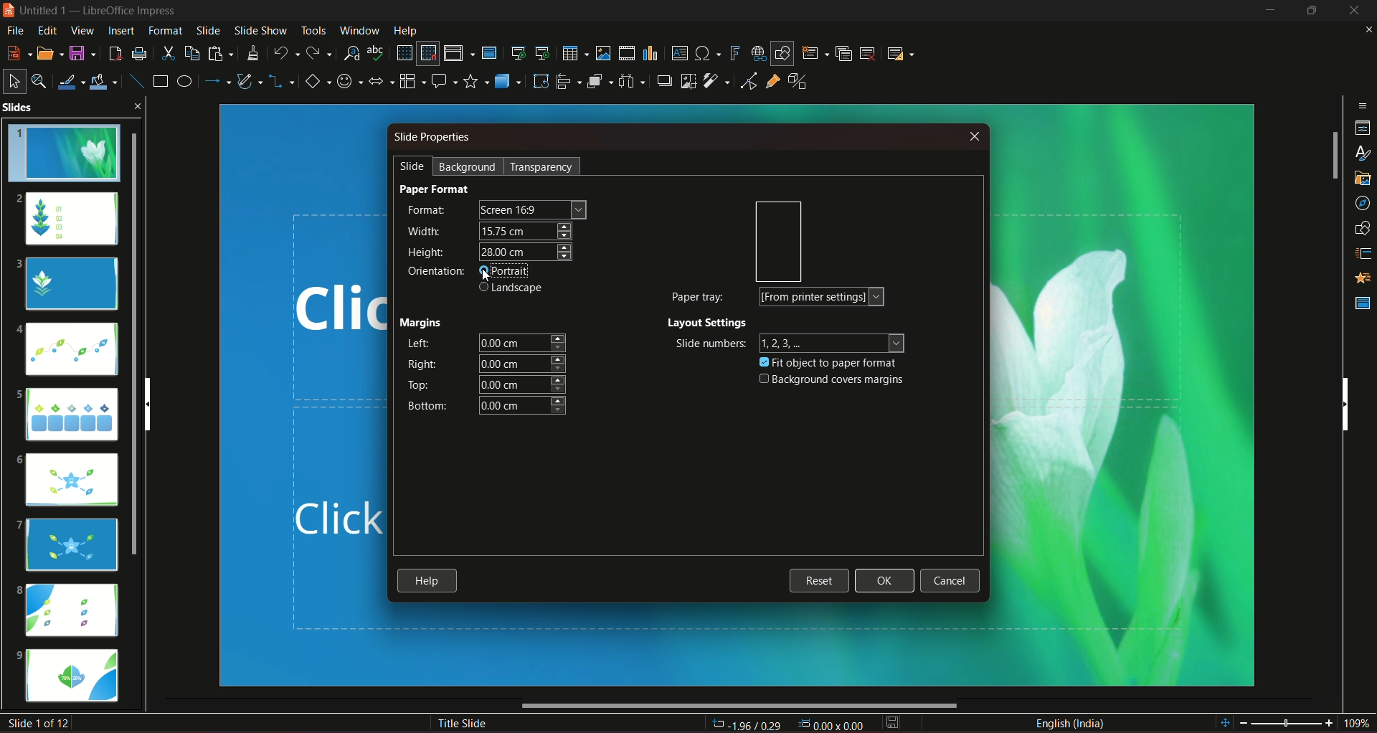 Image resolution: width=1377 pixels, height=733 pixels. Describe the element at coordinates (1345, 402) in the screenshot. I see `vertical scrollbar` at that location.